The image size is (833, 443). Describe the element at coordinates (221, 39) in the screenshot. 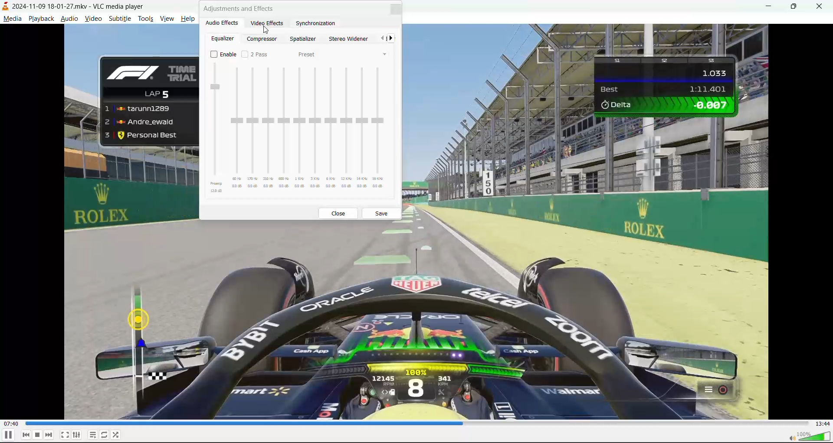

I see `equalizer` at that location.